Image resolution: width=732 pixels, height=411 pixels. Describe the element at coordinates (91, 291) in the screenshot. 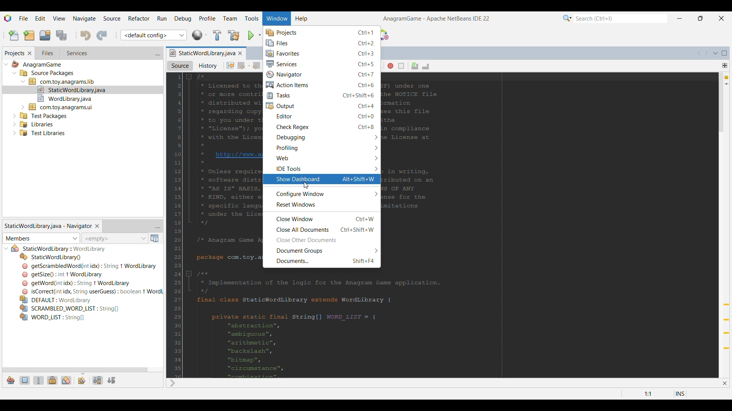

I see `` at that location.